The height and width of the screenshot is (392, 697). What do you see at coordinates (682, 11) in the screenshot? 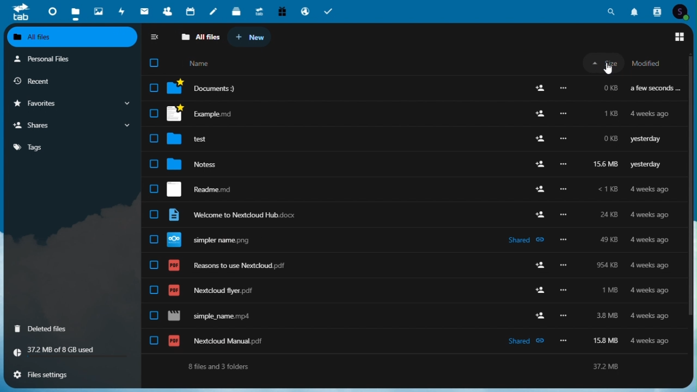
I see `Account icon` at bounding box center [682, 11].